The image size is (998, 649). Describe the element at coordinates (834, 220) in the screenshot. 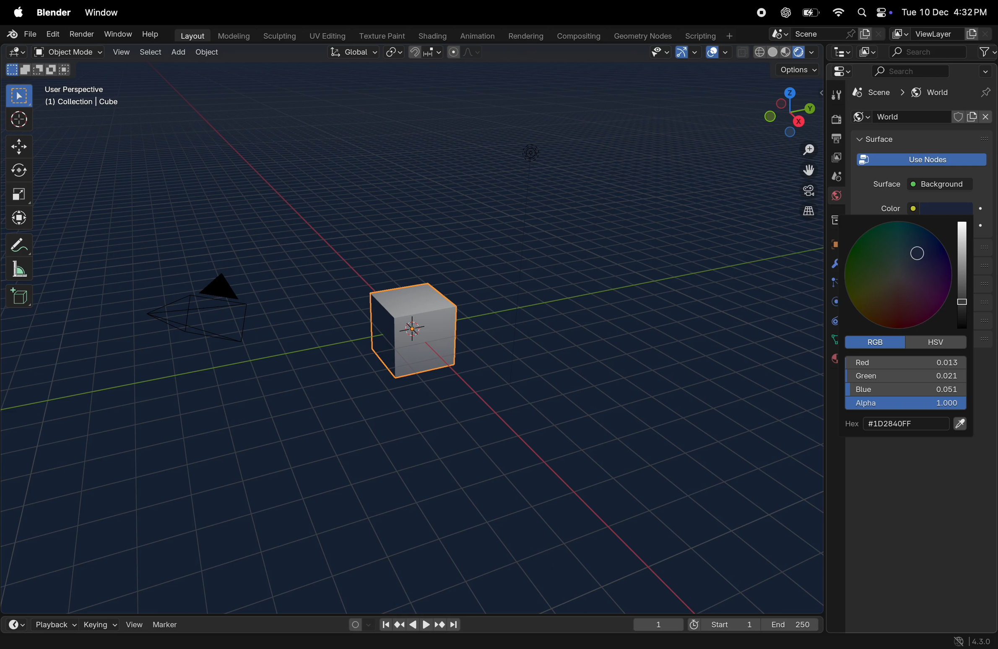

I see `collection` at that location.